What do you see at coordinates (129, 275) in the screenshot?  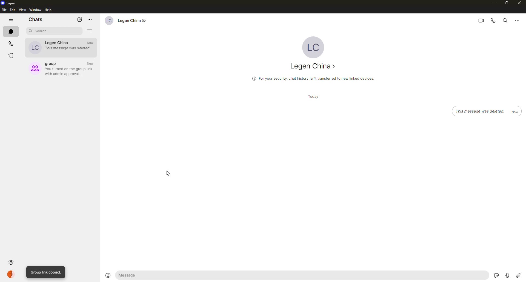 I see `message` at bounding box center [129, 275].